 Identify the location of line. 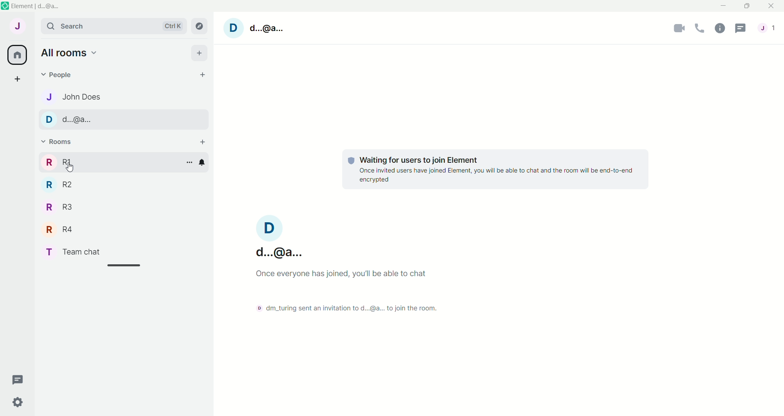
(126, 268).